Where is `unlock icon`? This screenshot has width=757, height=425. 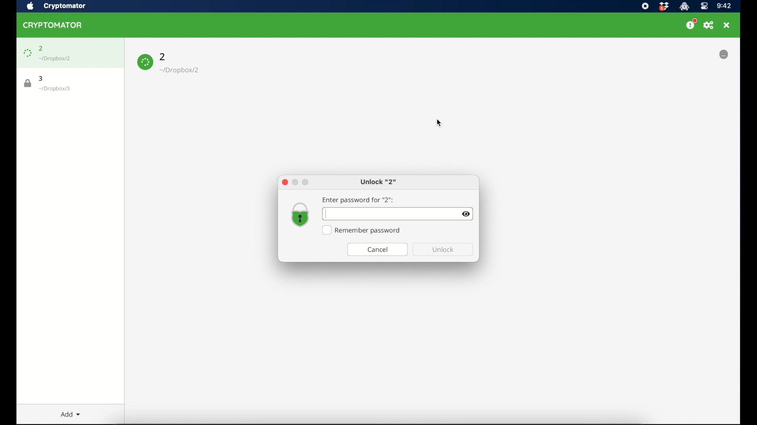
unlock icon is located at coordinates (300, 215).